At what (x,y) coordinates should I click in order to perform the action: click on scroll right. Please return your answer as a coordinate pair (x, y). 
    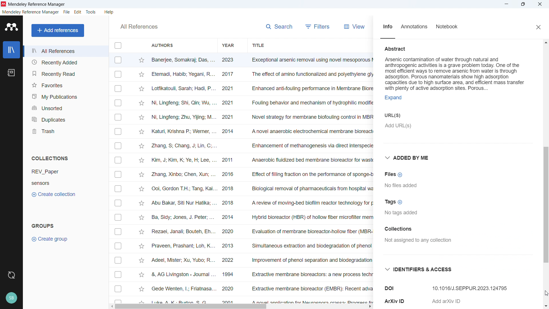
    Looking at the image, I should click on (371, 306).